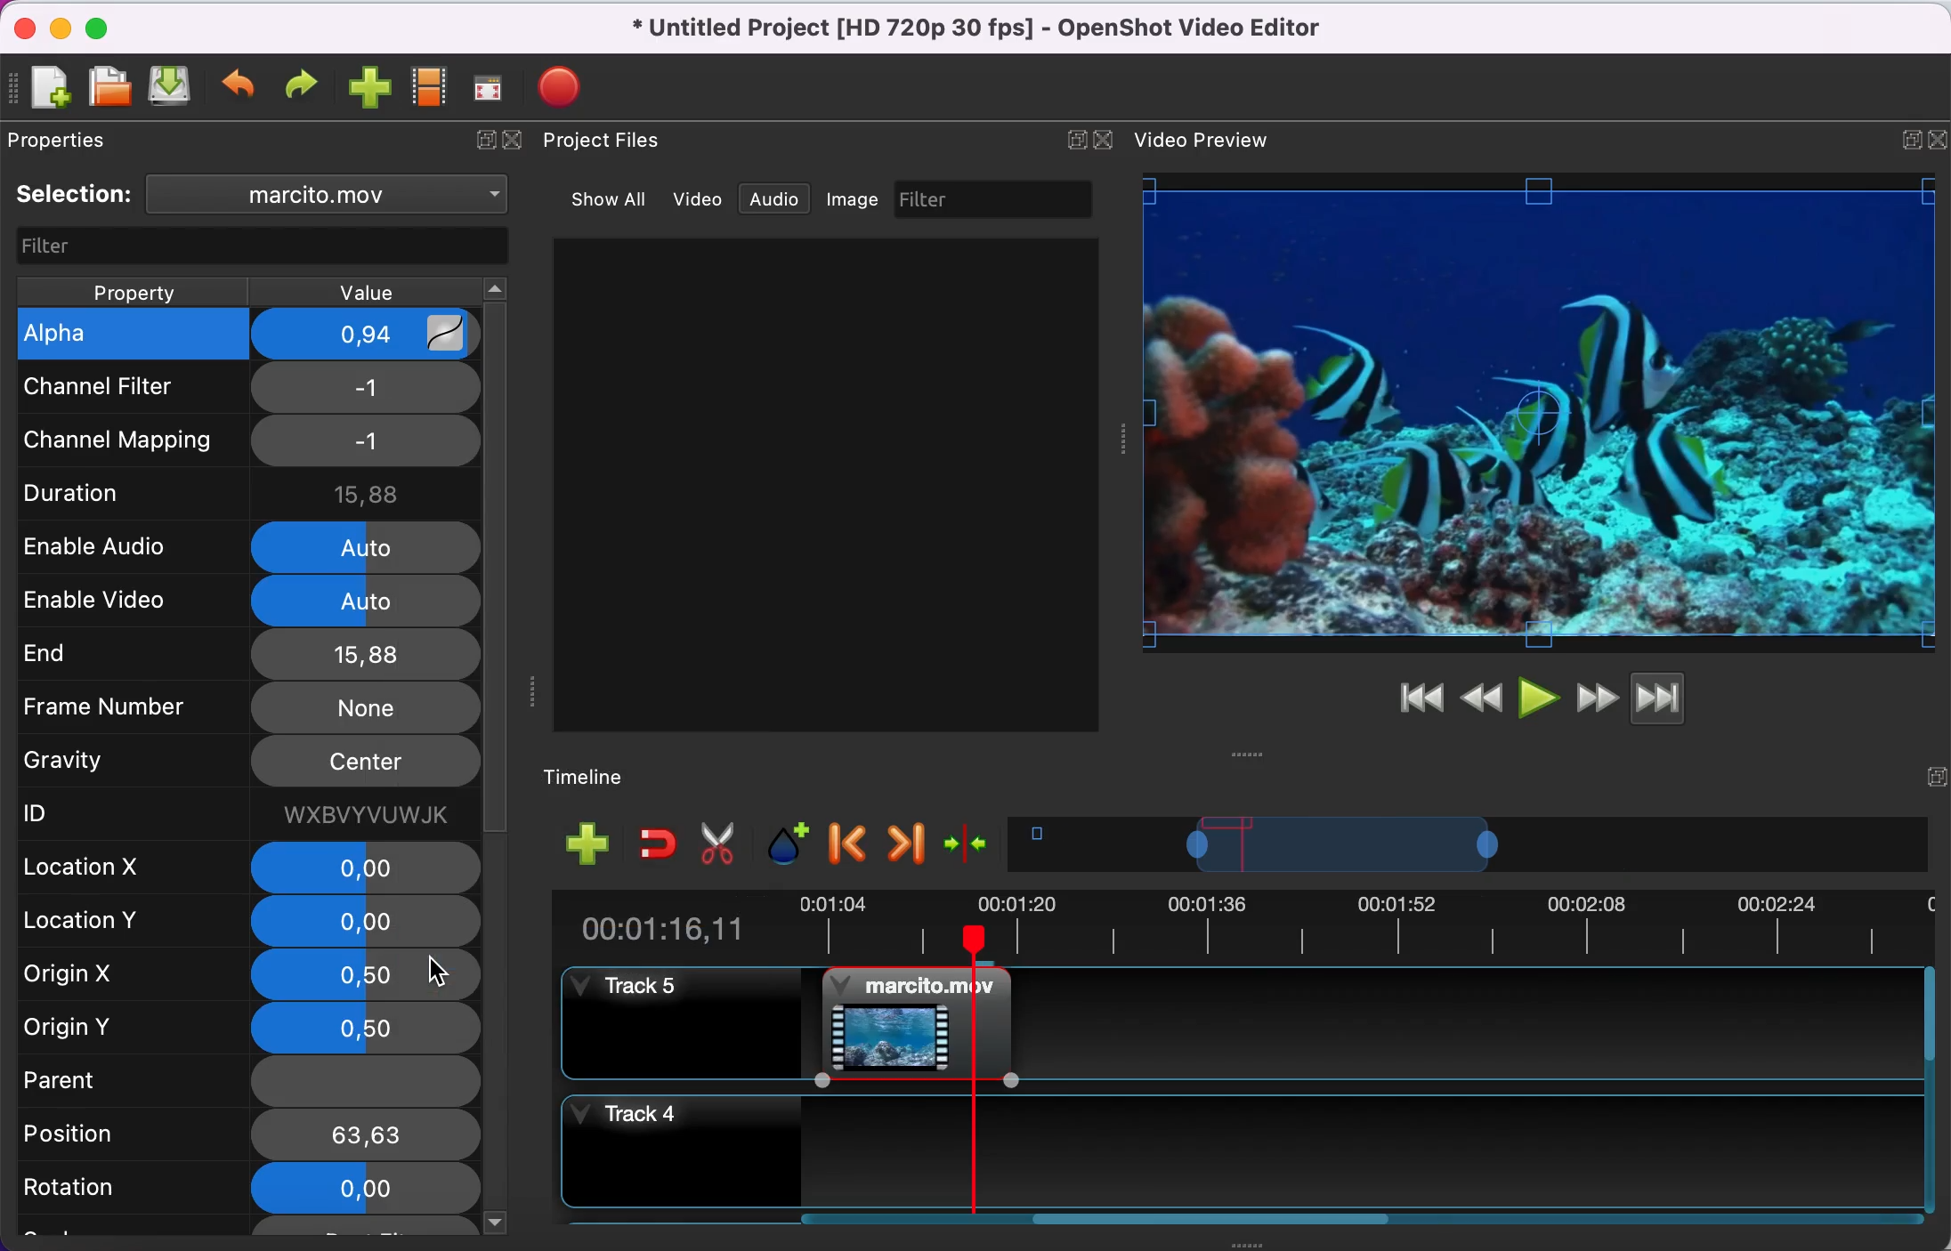 This screenshot has width=1951, height=1251. Describe the element at coordinates (102, 868) in the screenshot. I see `Location X` at that location.